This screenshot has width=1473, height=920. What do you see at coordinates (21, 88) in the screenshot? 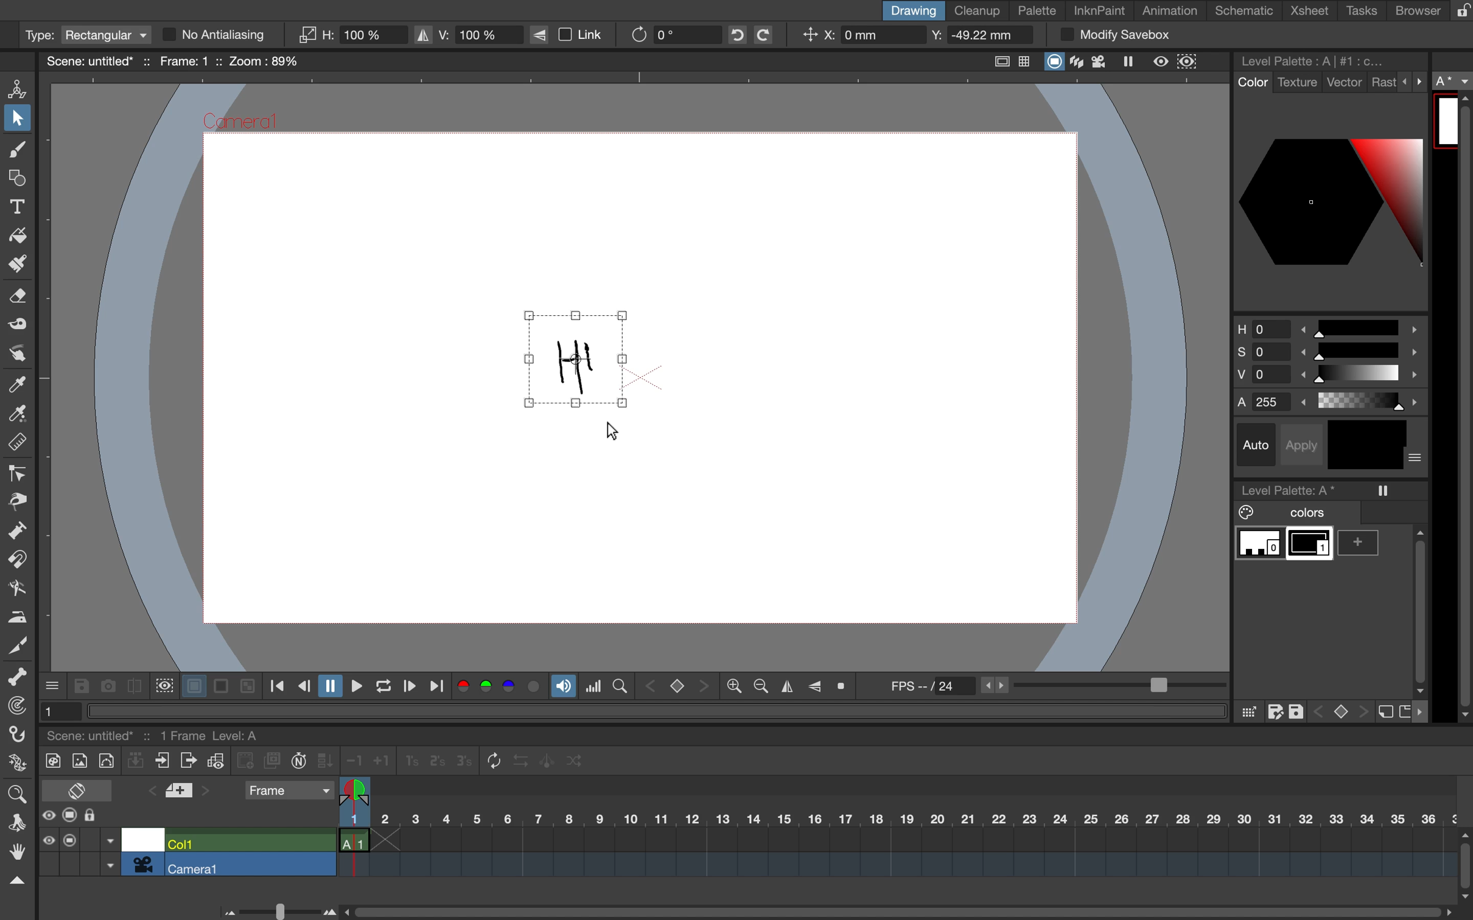
I see `animate tool` at bounding box center [21, 88].